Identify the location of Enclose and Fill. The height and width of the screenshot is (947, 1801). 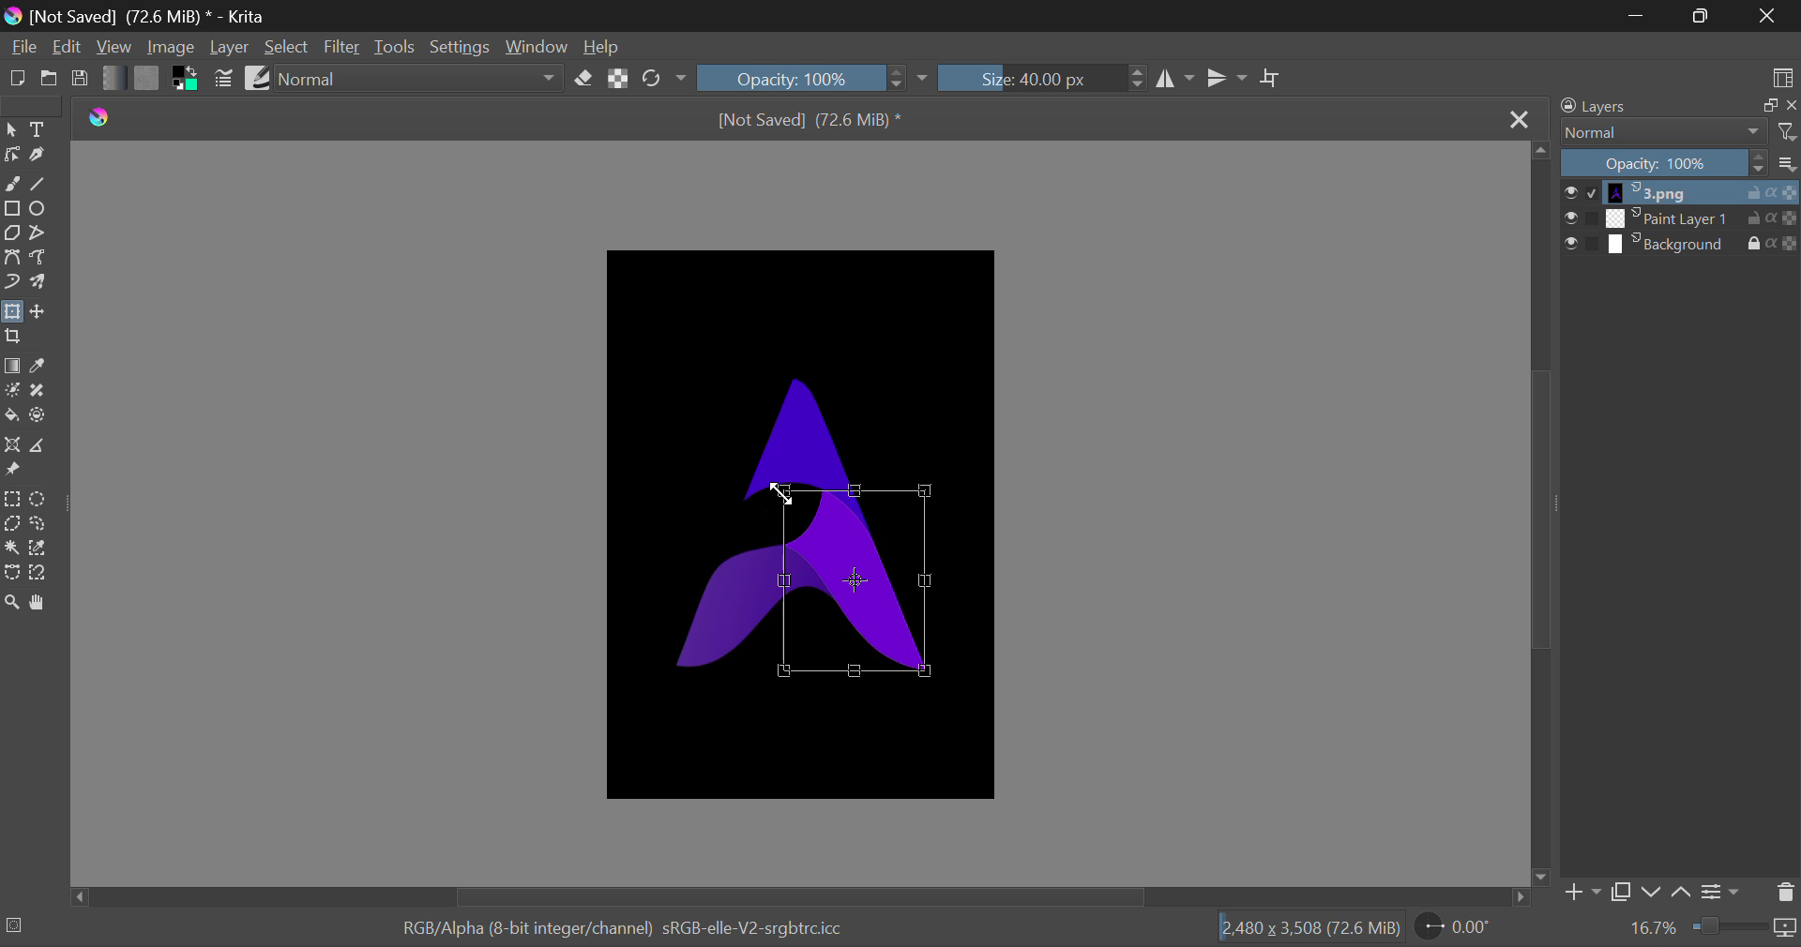
(43, 418).